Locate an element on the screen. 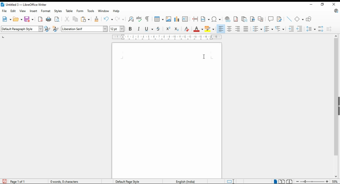 The image size is (340, 184). format directly as pdf is located at coordinates (41, 19).